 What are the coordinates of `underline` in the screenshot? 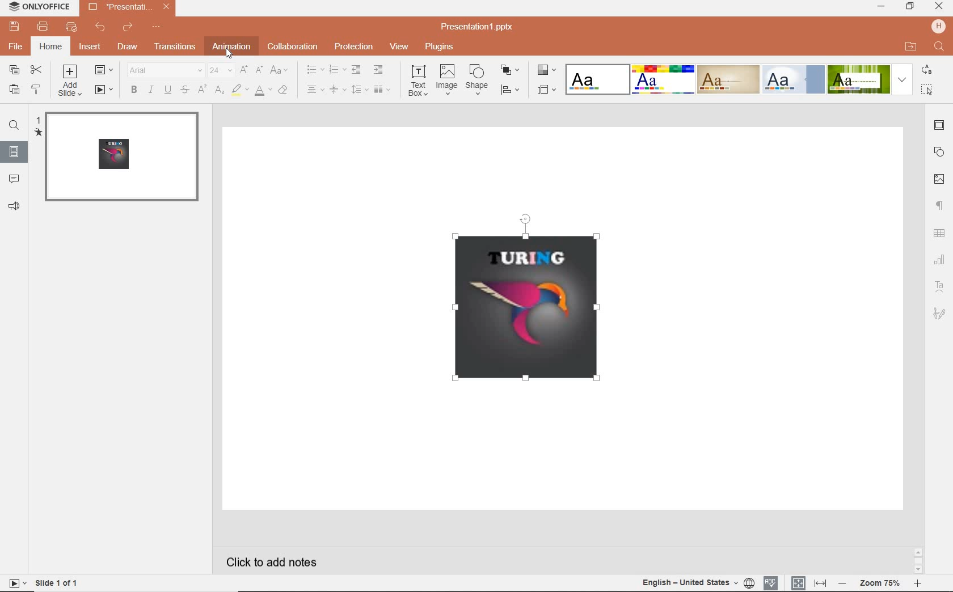 It's located at (168, 91).